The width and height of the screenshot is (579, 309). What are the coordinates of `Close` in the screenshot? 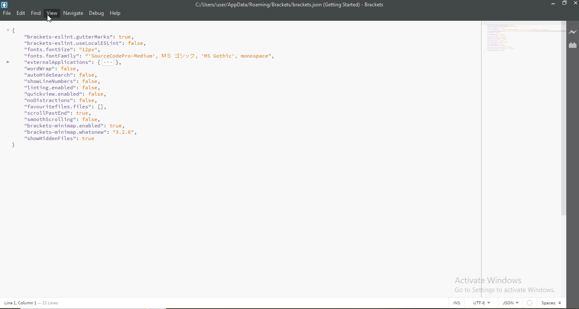 It's located at (574, 4).